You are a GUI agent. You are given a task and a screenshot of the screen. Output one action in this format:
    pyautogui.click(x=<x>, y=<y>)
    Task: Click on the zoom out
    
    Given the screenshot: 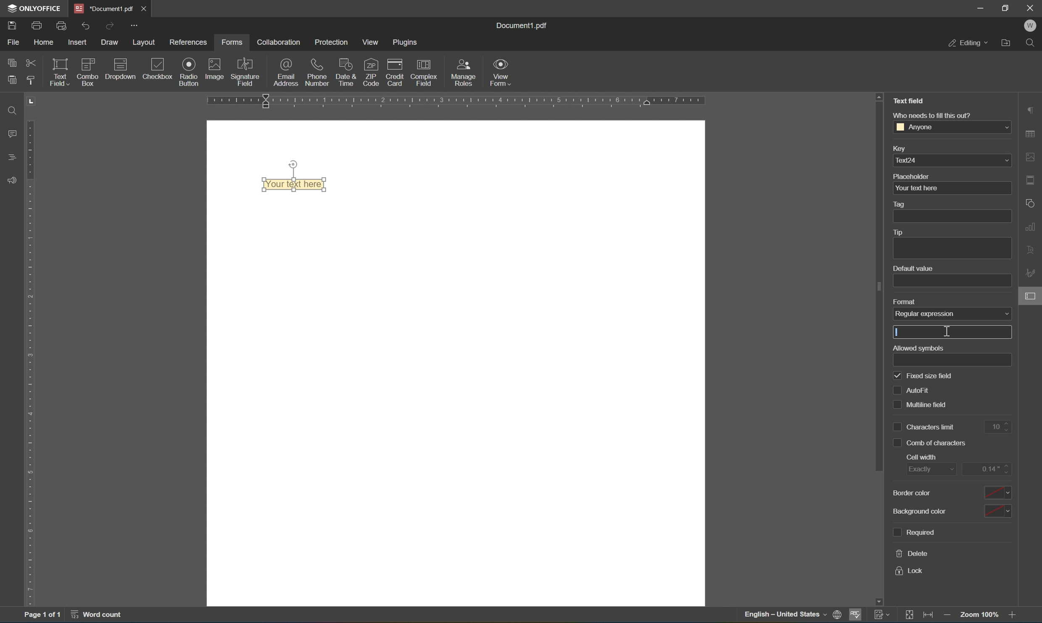 What is the action you would take?
    pyautogui.click(x=981, y=615)
    